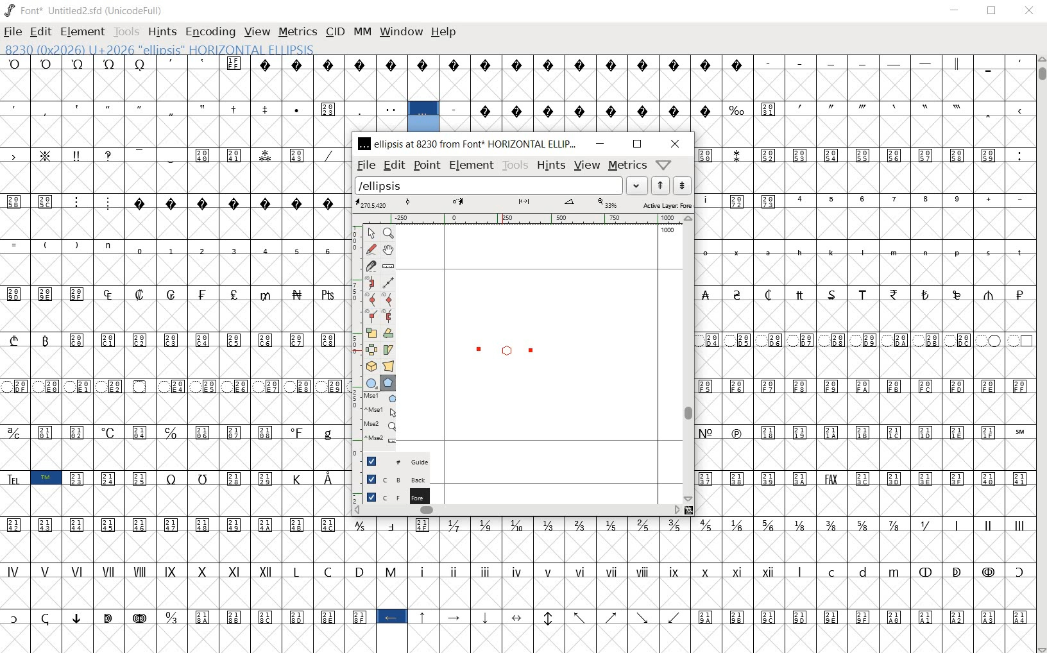 The width and height of the screenshot is (1047, 653). What do you see at coordinates (992, 11) in the screenshot?
I see `RESTORE` at bounding box center [992, 11].